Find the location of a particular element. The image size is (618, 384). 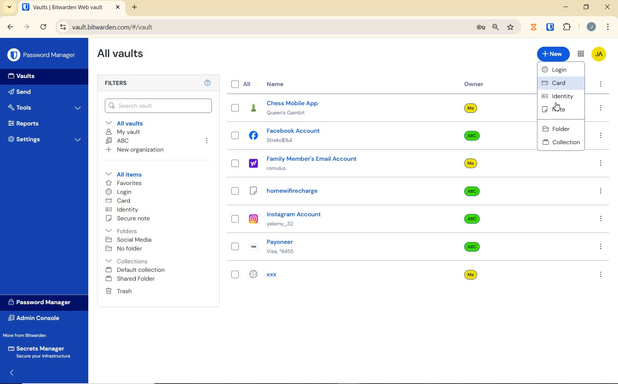

Owner Name is located at coordinates (471, 192).